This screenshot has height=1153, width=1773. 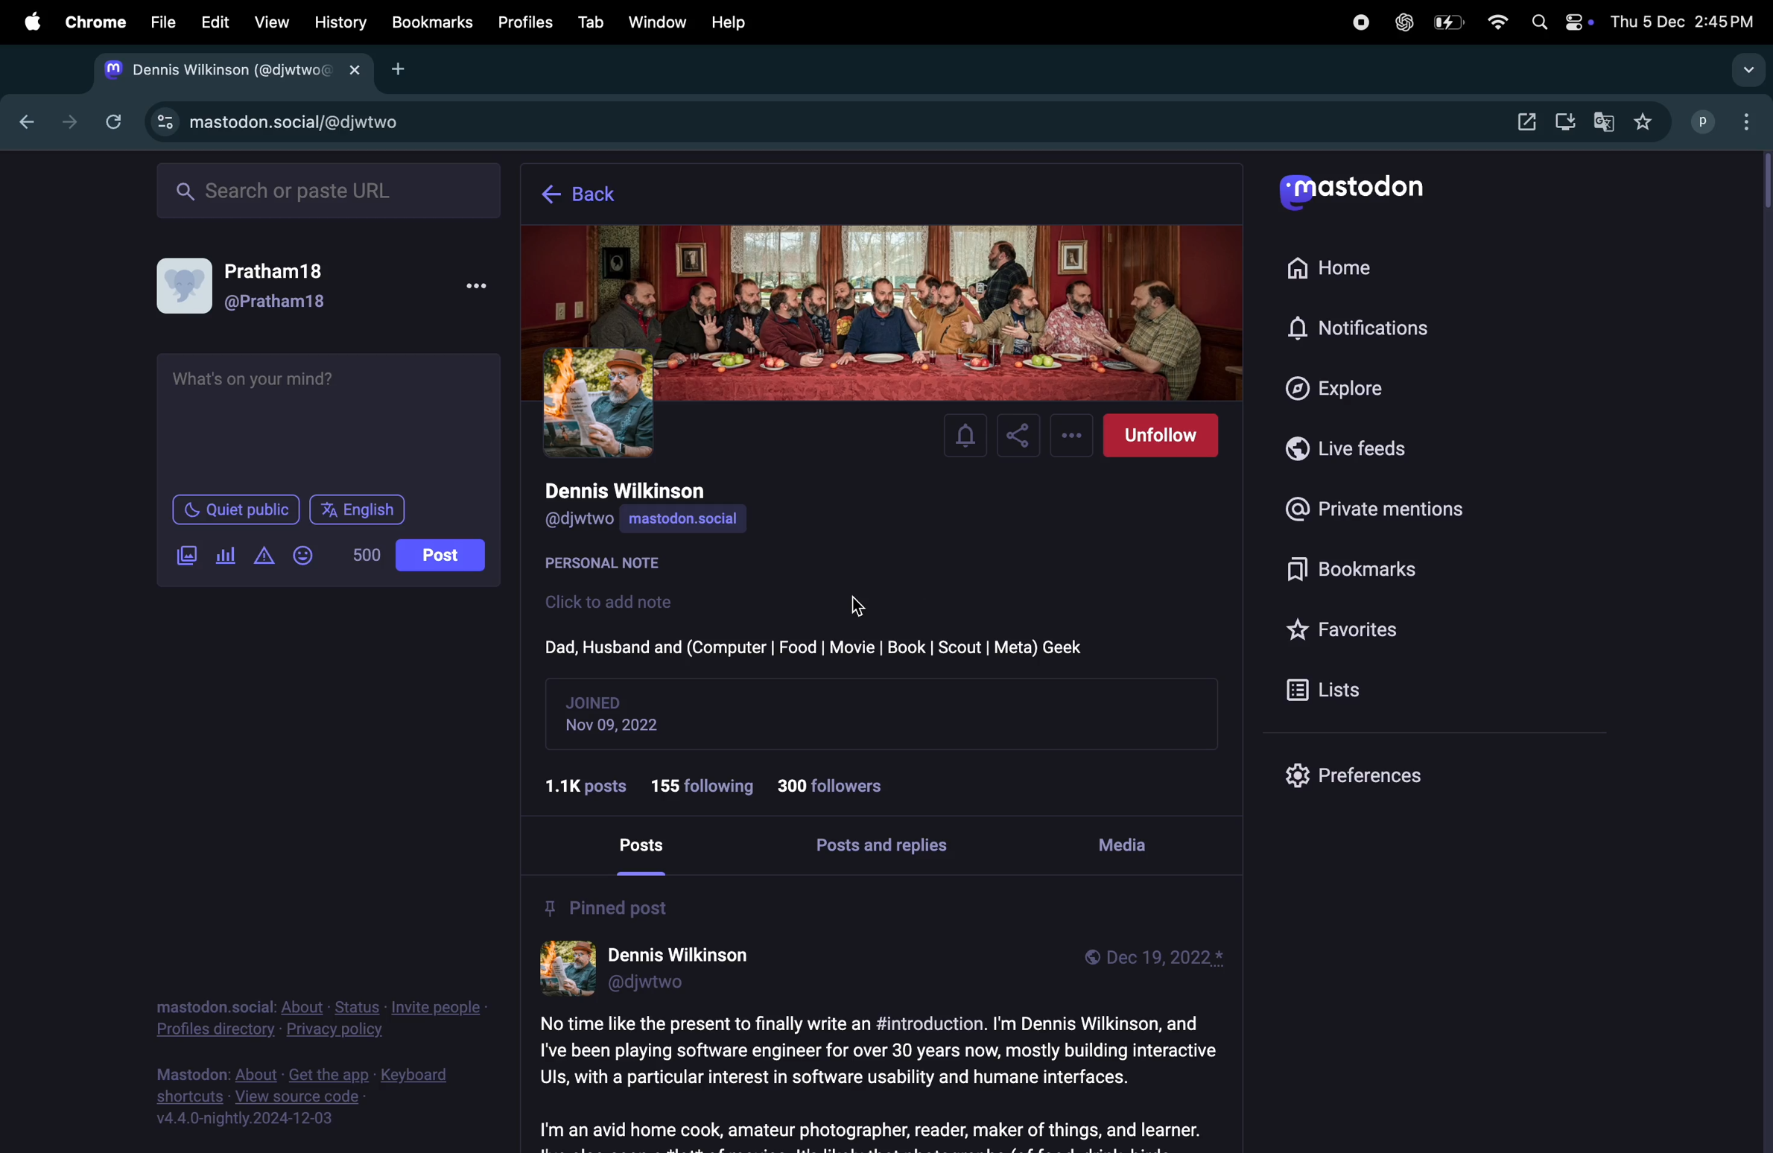 What do you see at coordinates (1520, 118) in the screenshot?
I see `open link` at bounding box center [1520, 118].